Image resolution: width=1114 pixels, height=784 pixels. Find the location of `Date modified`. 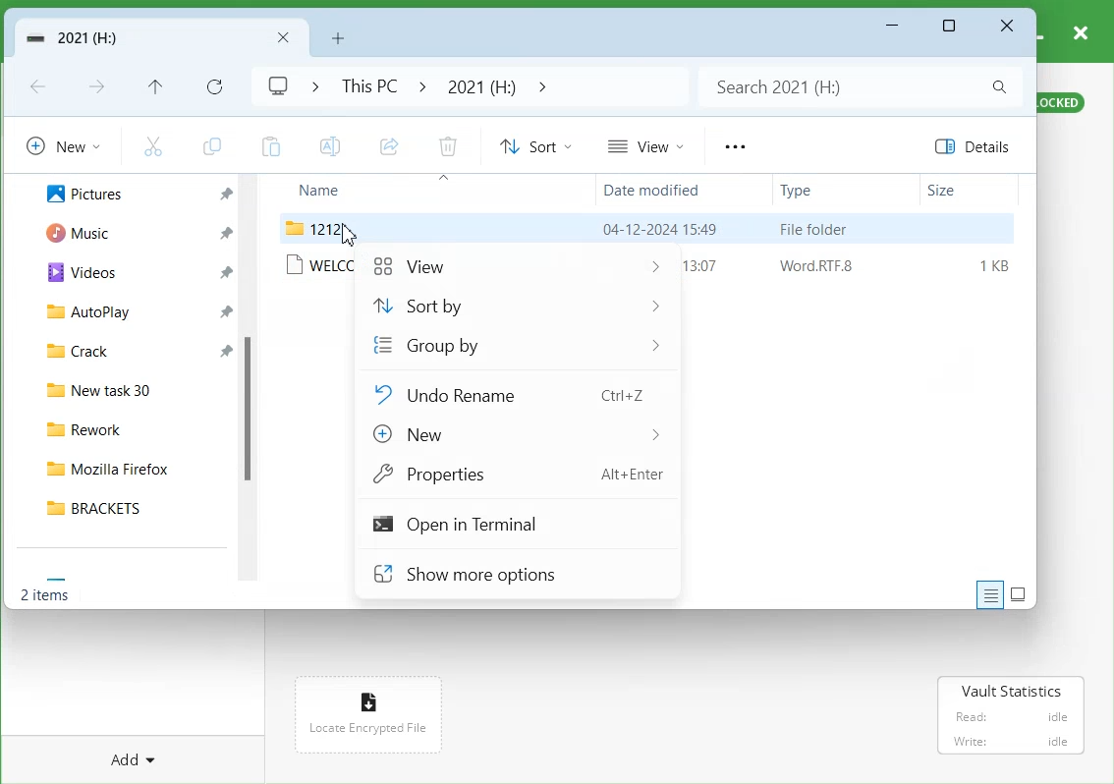

Date modified is located at coordinates (657, 192).